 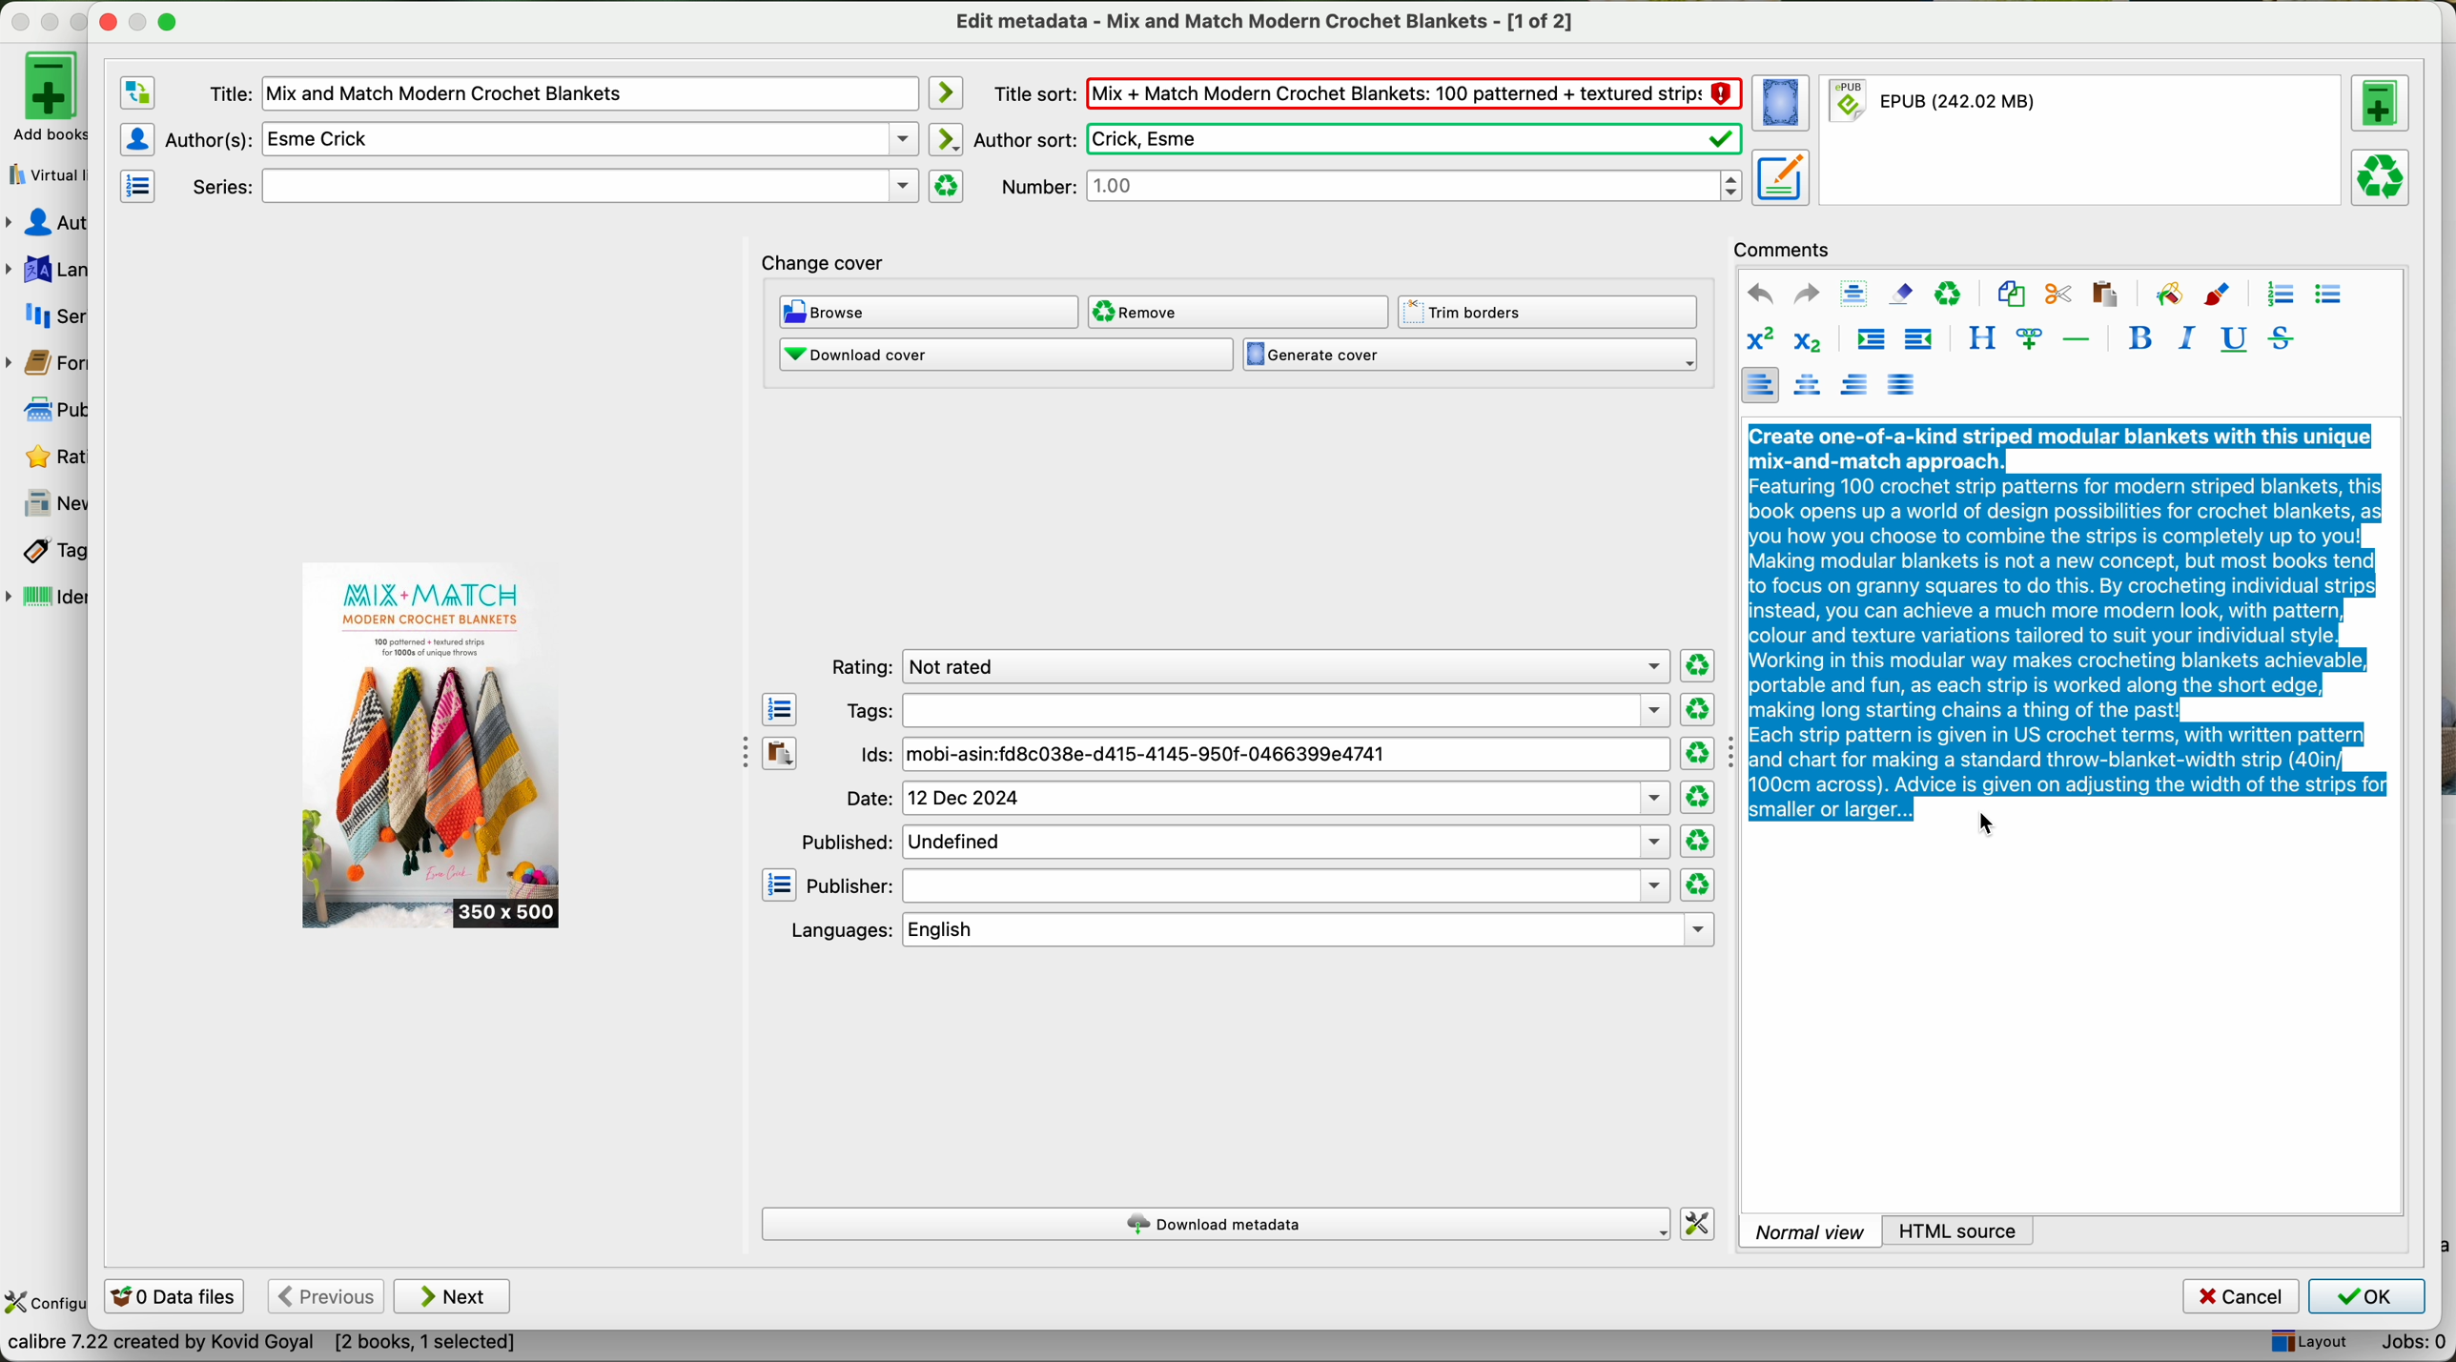 I want to click on clear rating, so click(x=1697, y=885).